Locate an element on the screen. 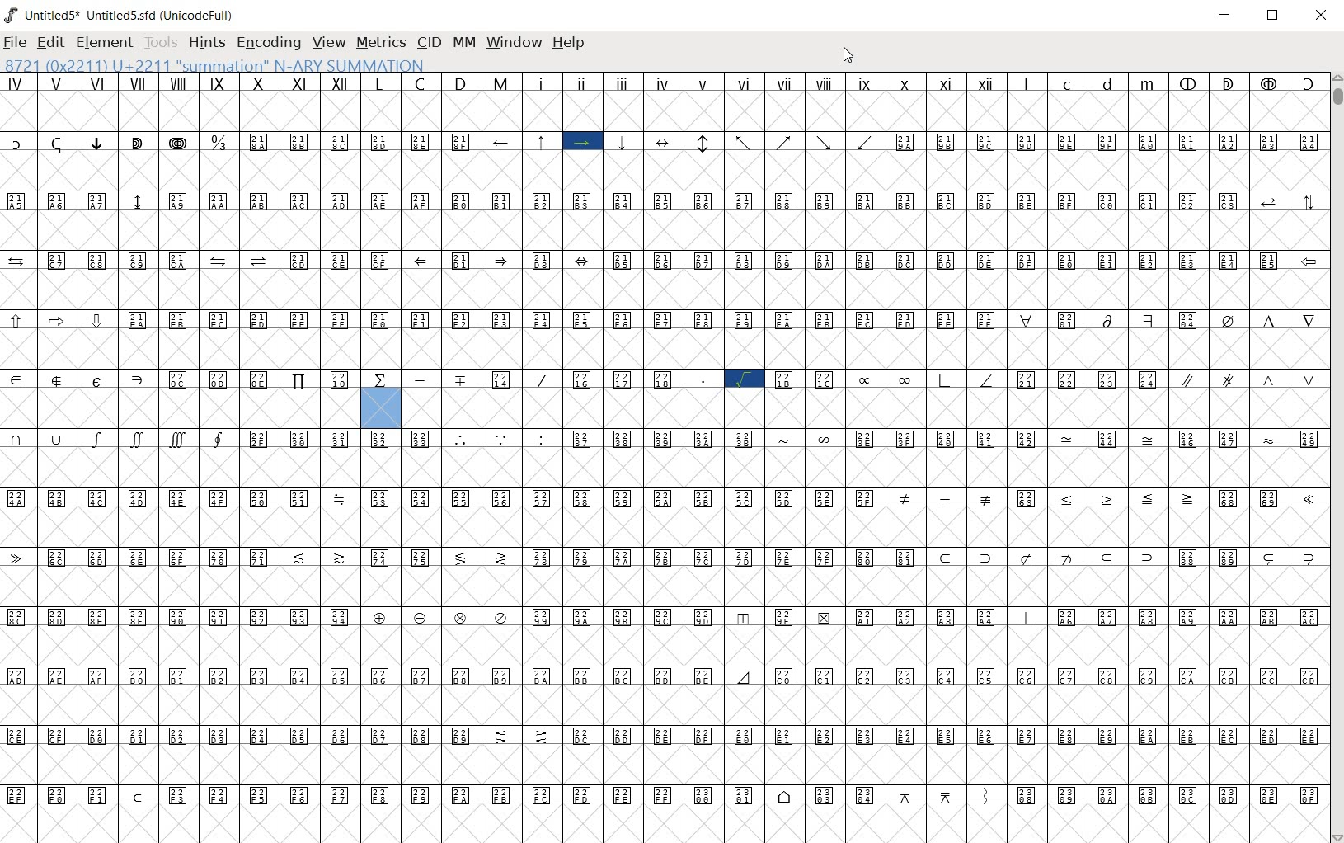  8721 (0X2211) U+2211 "summation" N-ARY SUMMATION is located at coordinates (214, 64).